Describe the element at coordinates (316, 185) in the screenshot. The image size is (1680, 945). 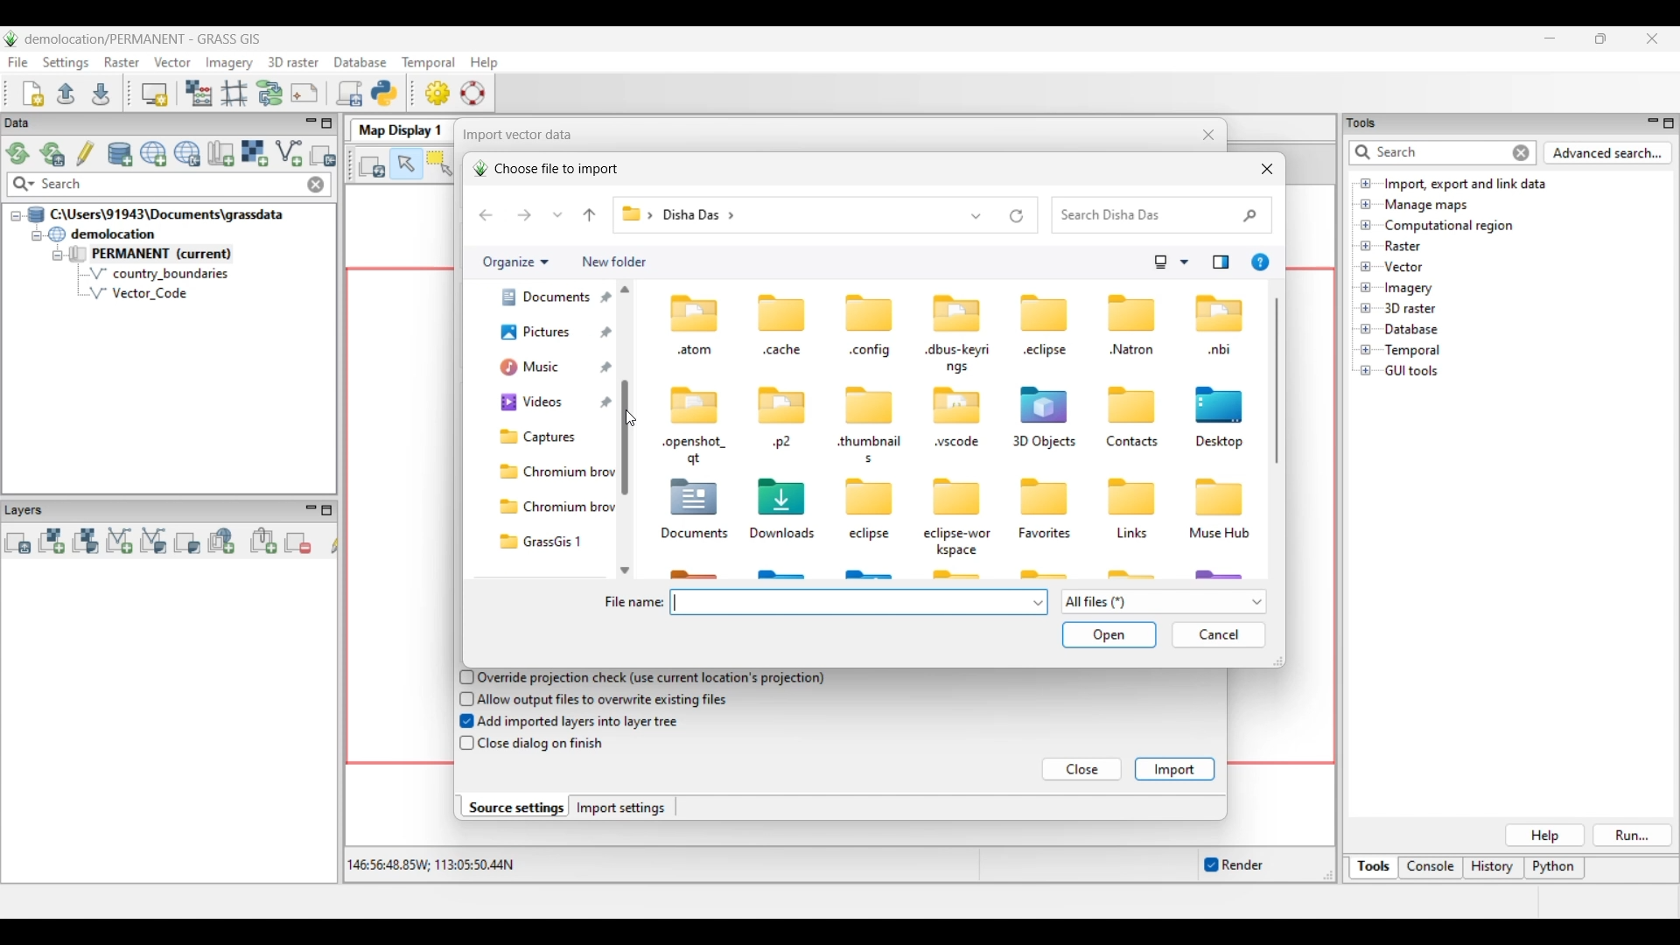
I see `Close input made to quick search` at that location.